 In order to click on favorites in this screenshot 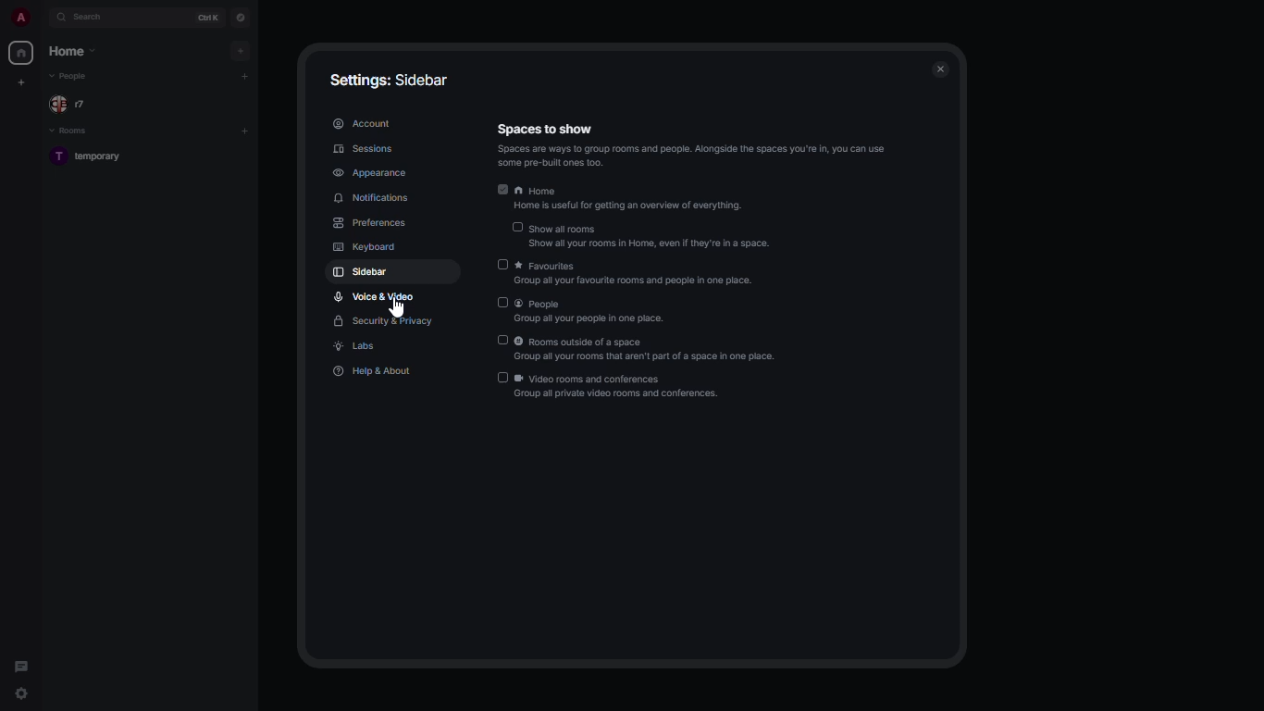, I will do `click(635, 274)`.